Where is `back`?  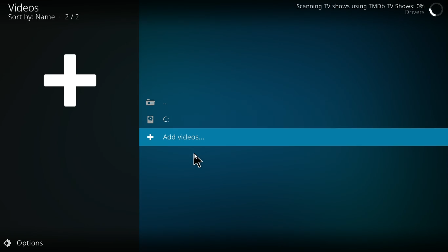
back is located at coordinates (159, 101).